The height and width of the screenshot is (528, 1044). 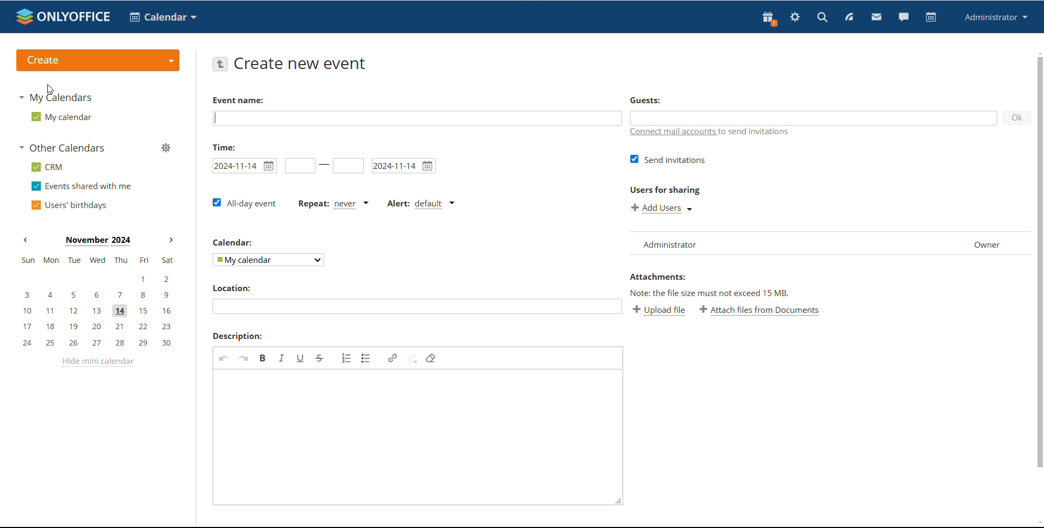 I want to click on create new event, so click(x=303, y=64).